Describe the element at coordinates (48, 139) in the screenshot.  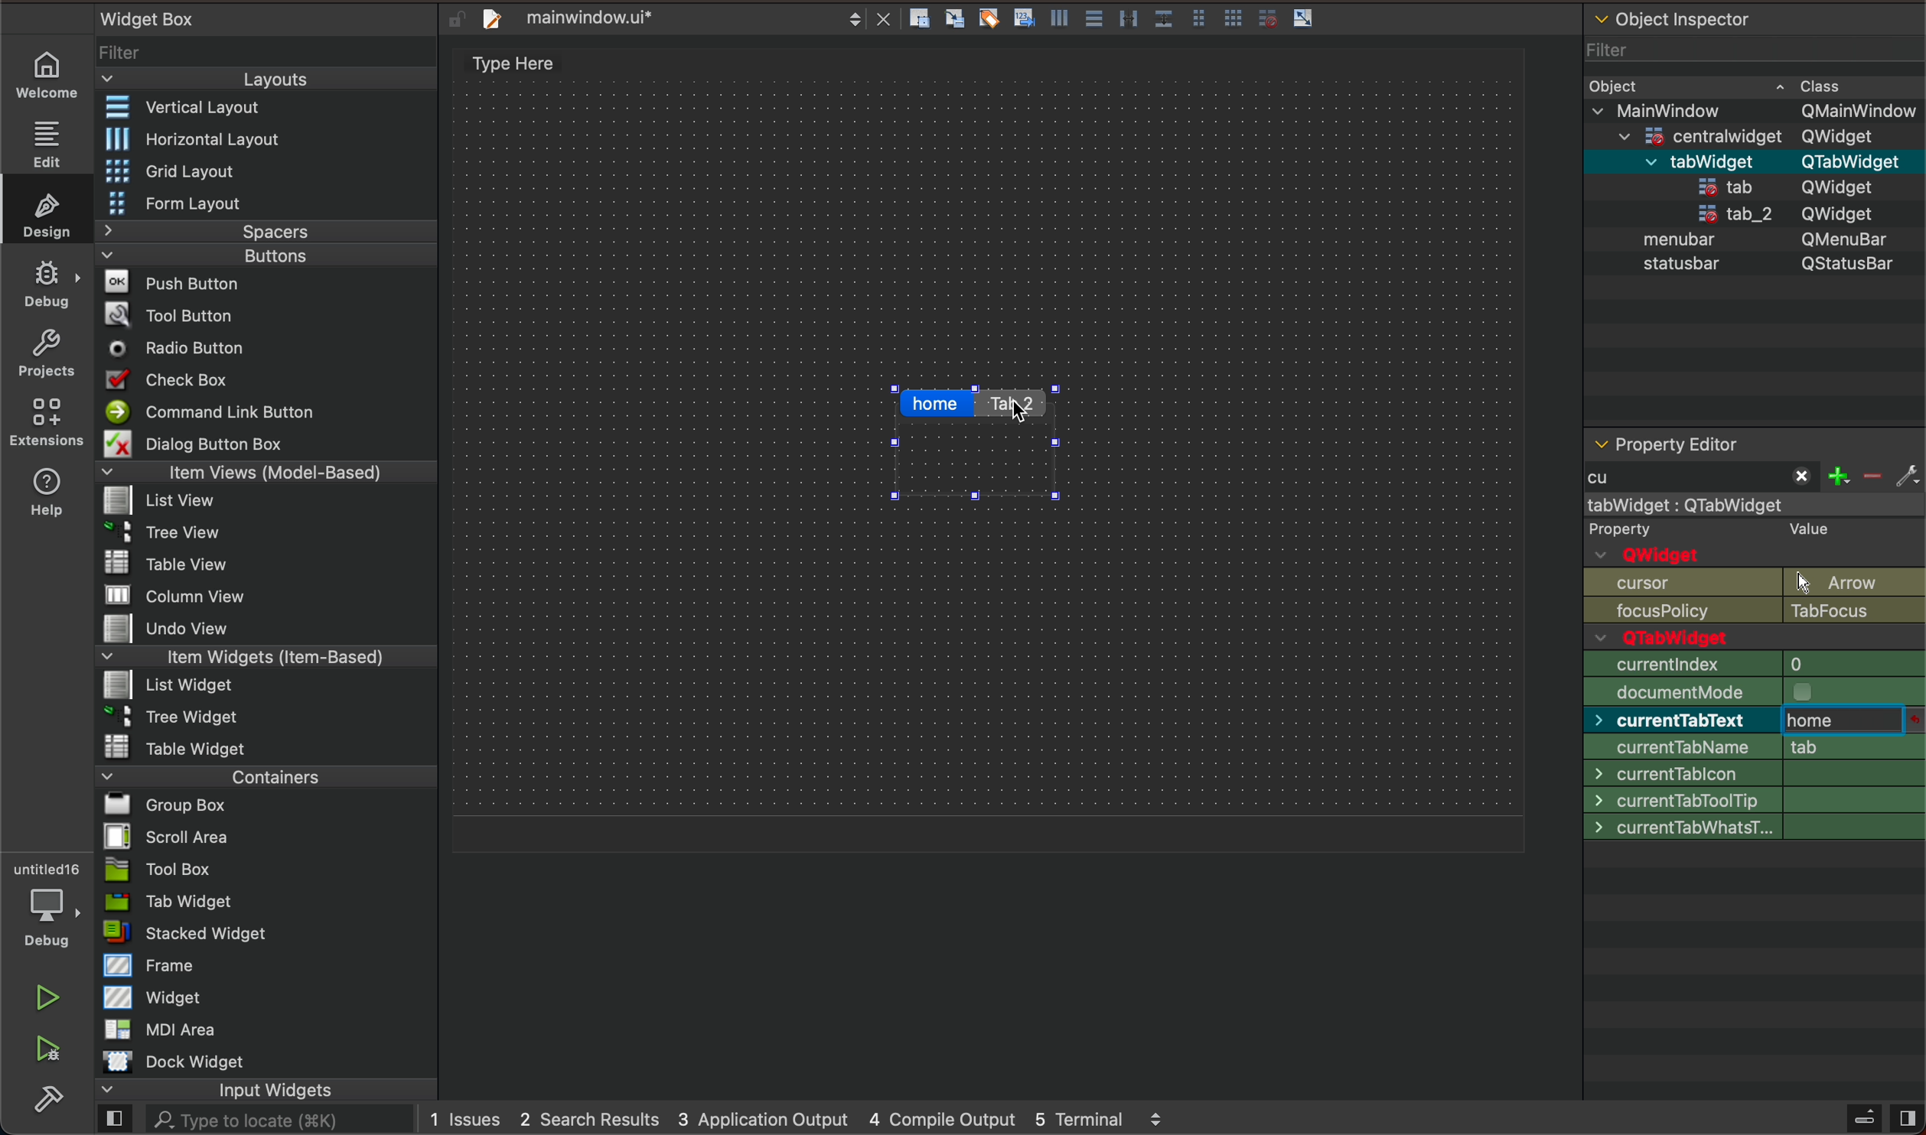
I see `edit` at that location.